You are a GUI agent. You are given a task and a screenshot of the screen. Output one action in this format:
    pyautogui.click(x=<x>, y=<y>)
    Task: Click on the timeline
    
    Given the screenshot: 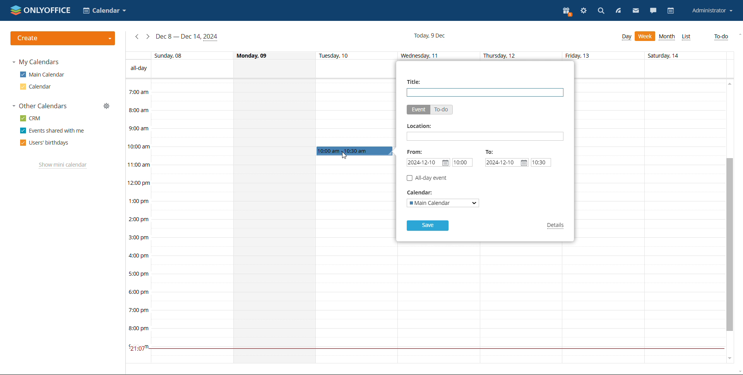 What is the action you would take?
    pyautogui.click(x=137, y=221)
    